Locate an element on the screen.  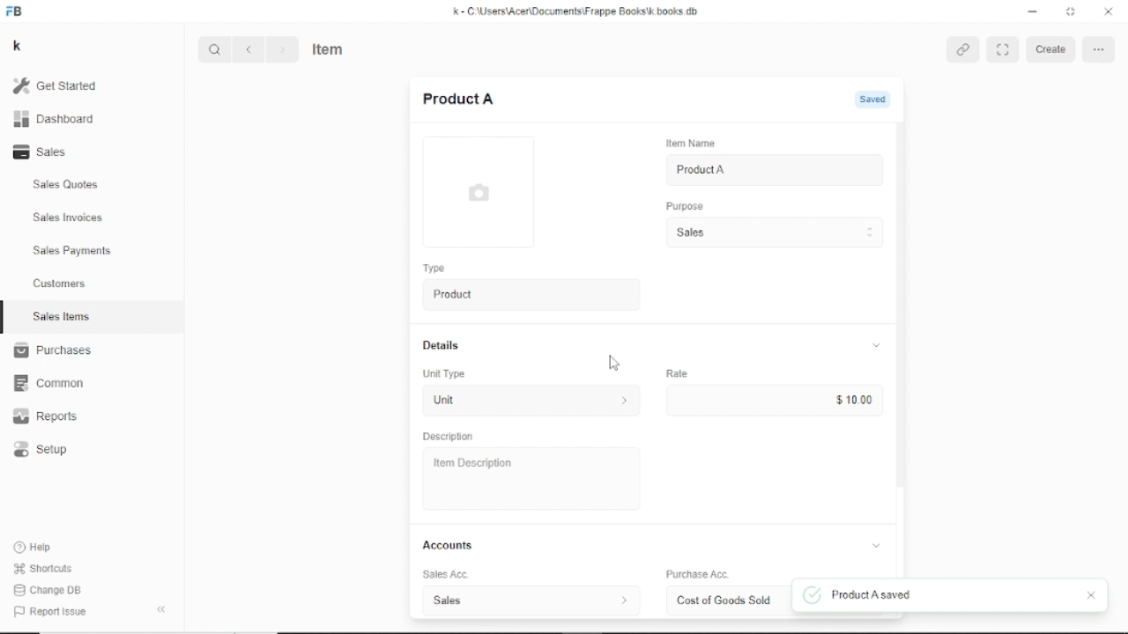
Previous is located at coordinates (249, 49).